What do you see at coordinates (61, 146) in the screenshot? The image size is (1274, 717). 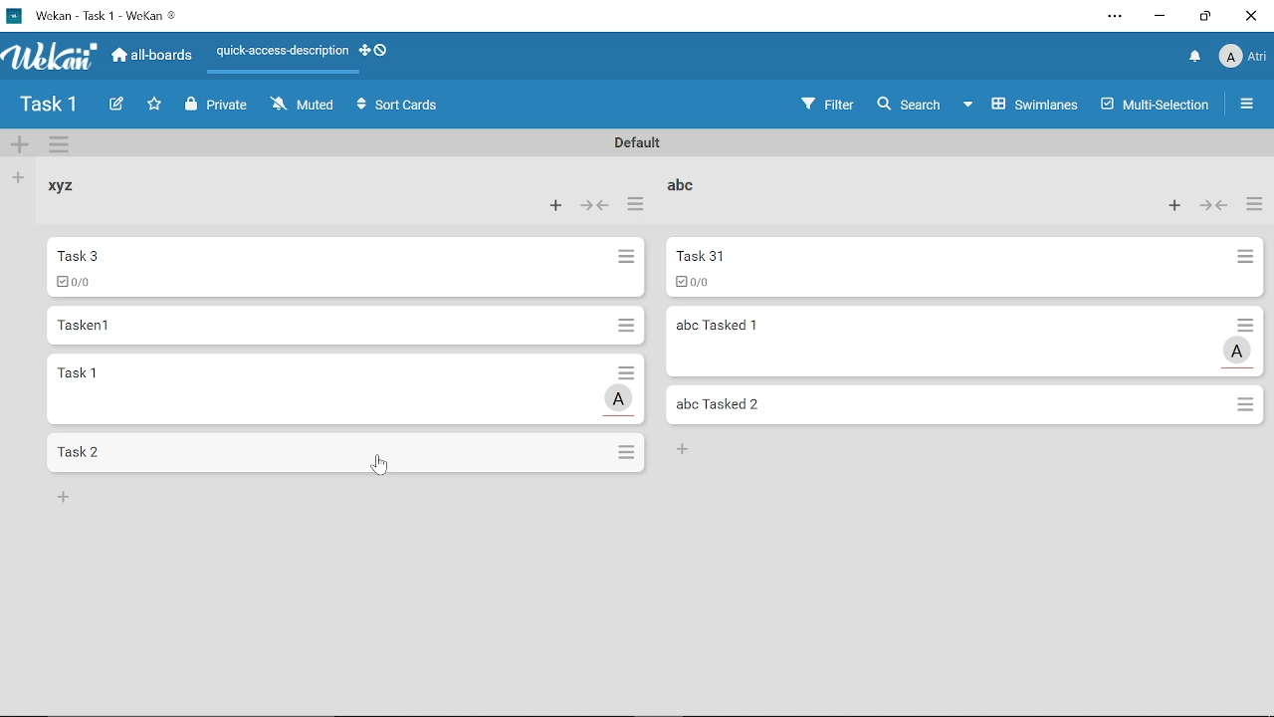 I see `Manage swimlane` at bounding box center [61, 146].